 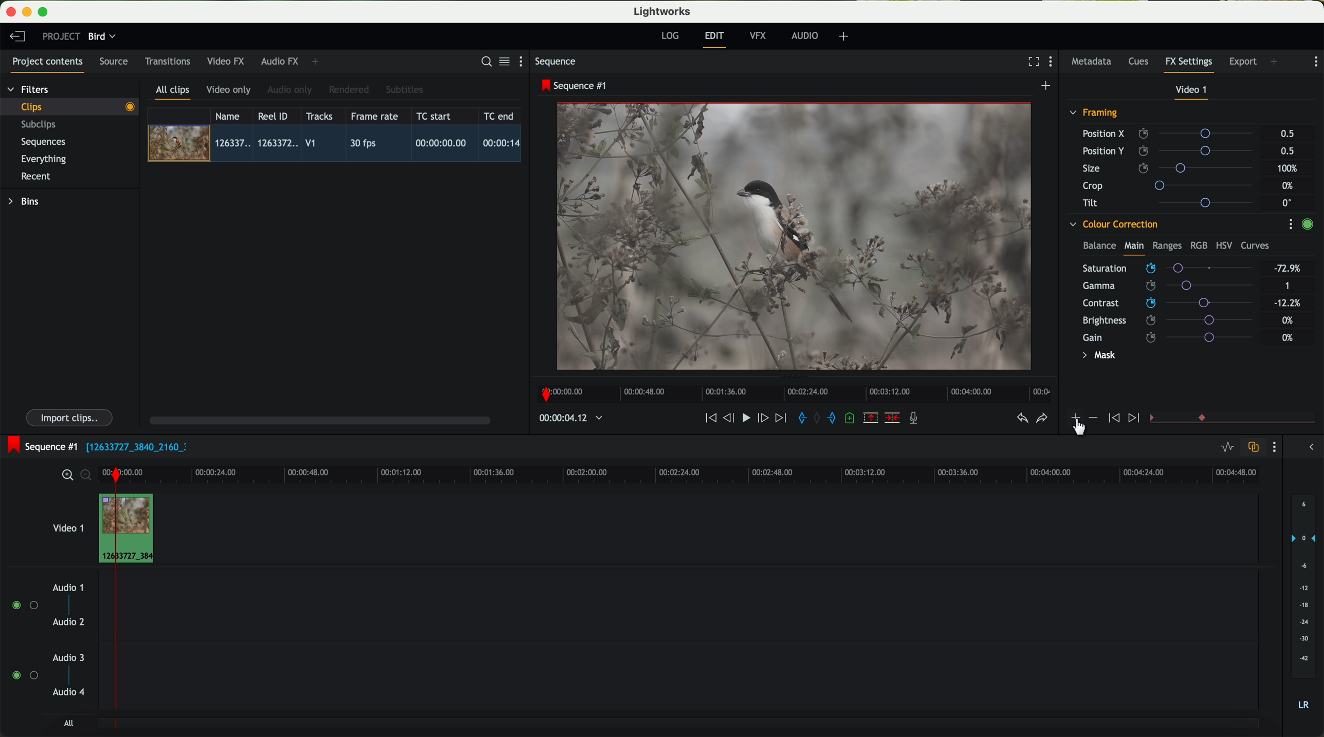 What do you see at coordinates (1112, 419) in the screenshot?
I see `icon` at bounding box center [1112, 419].